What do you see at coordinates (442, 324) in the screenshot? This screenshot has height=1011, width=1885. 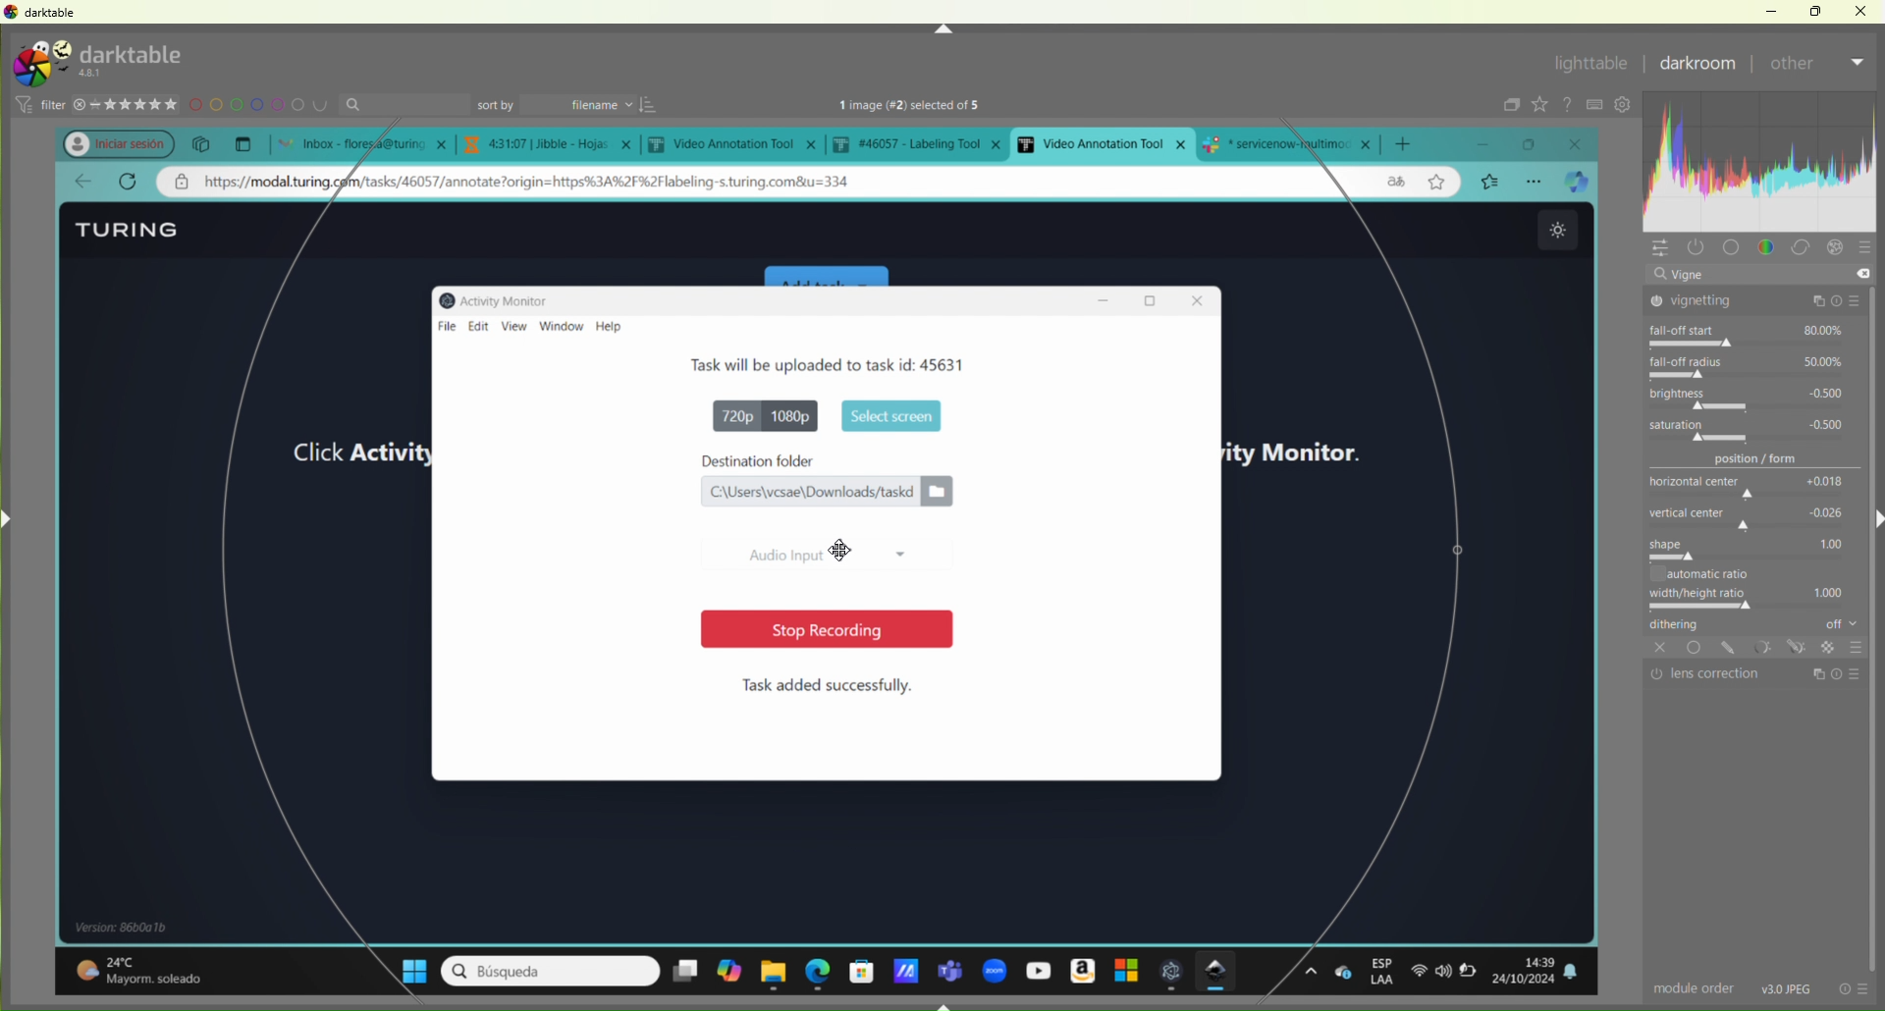 I see `file` at bounding box center [442, 324].